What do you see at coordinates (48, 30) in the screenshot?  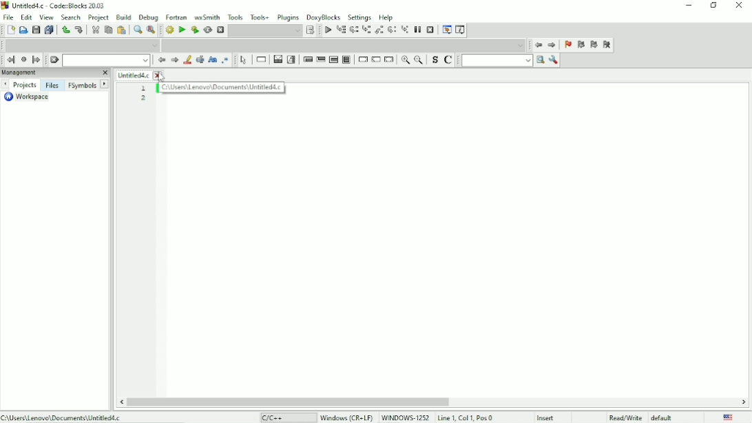 I see `save everything` at bounding box center [48, 30].